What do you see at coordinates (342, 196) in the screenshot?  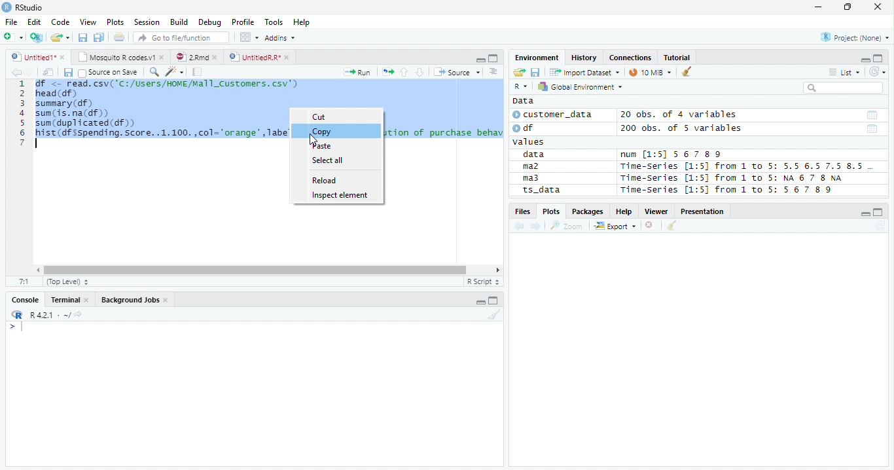 I see `Inspect element` at bounding box center [342, 196].